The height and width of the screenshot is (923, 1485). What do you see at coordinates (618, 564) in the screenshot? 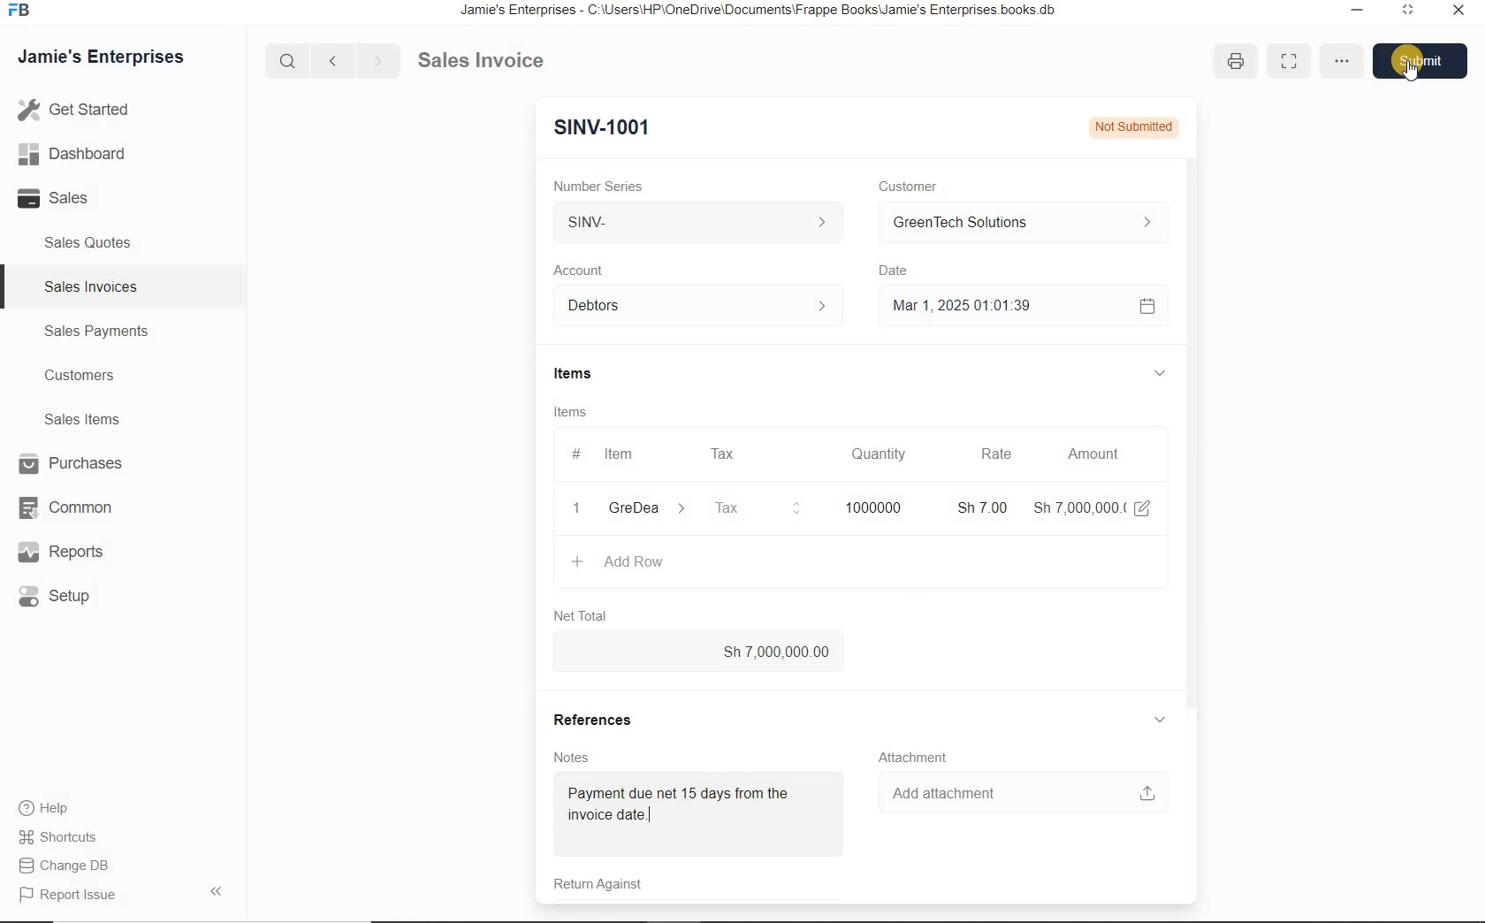
I see `+ Add Row` at bounding box center [618, 564].